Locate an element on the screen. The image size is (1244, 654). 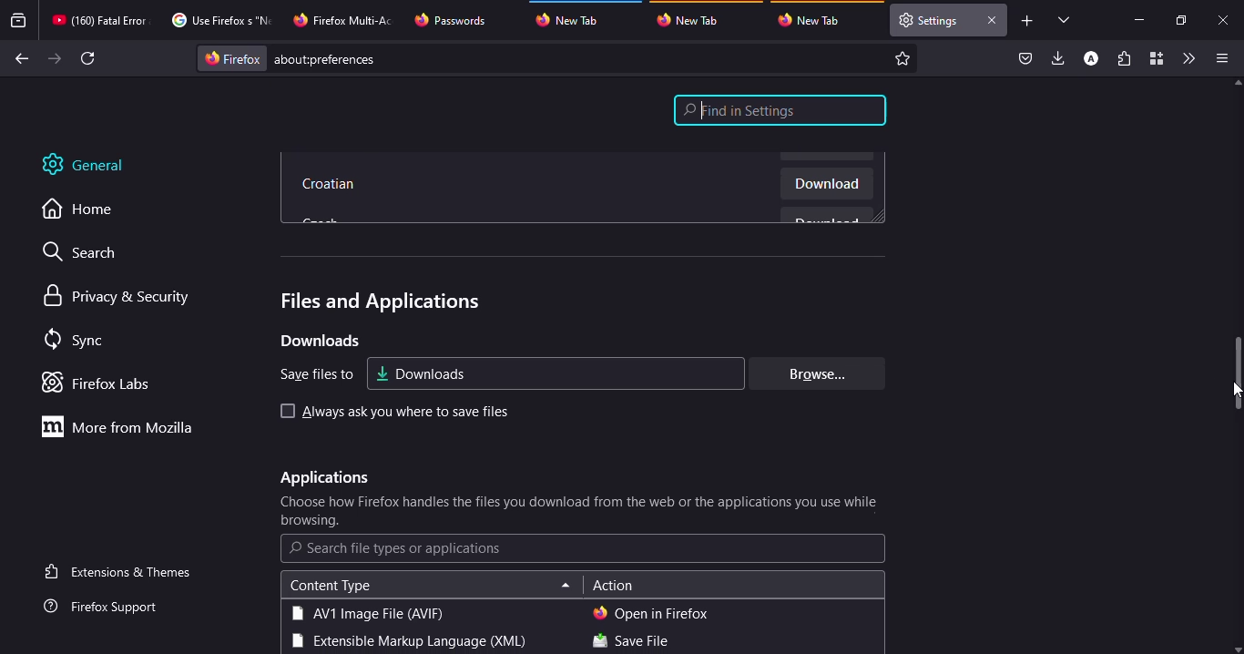
downloads is located at coordinates (1059, 57).